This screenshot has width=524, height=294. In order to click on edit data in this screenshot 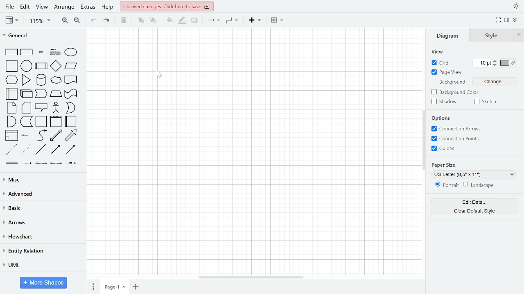, I will do `click(474, 203)`.